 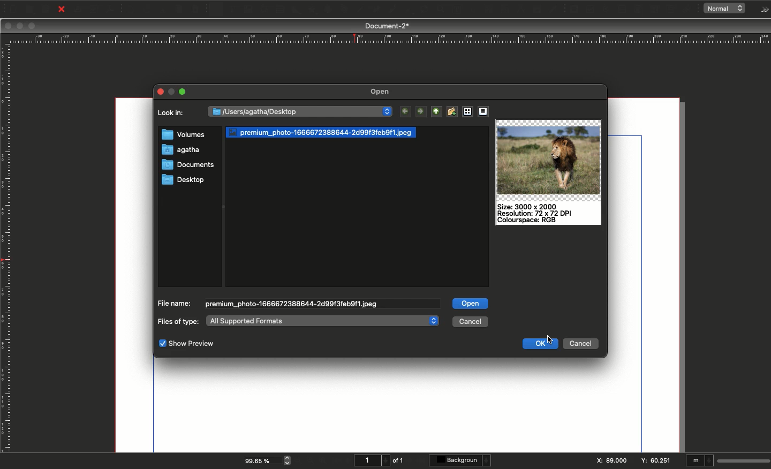 What do you see at coordinates (550, 339) in the screenshot?
I see `Cursor` at bounding box center [550, 339].